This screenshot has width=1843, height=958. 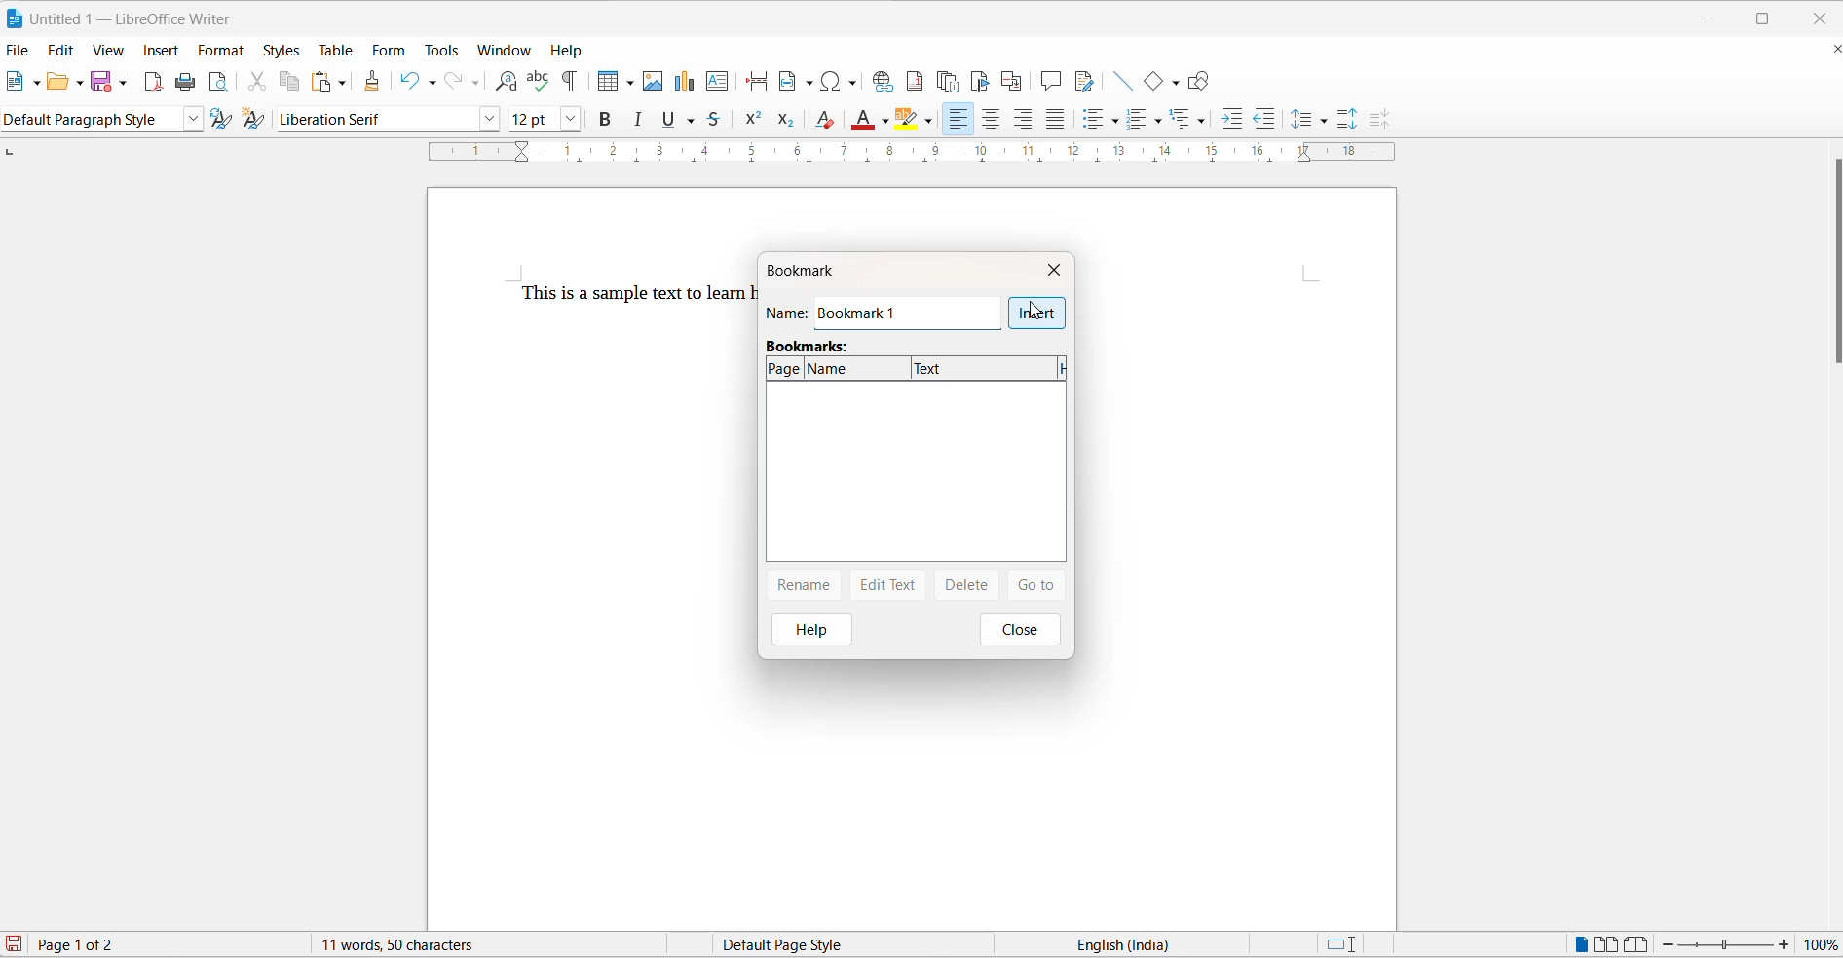 What do you see at coordinates (1330, 122) in the screenshot?
I see `line spacing options` at bounding box center [1330, 122].